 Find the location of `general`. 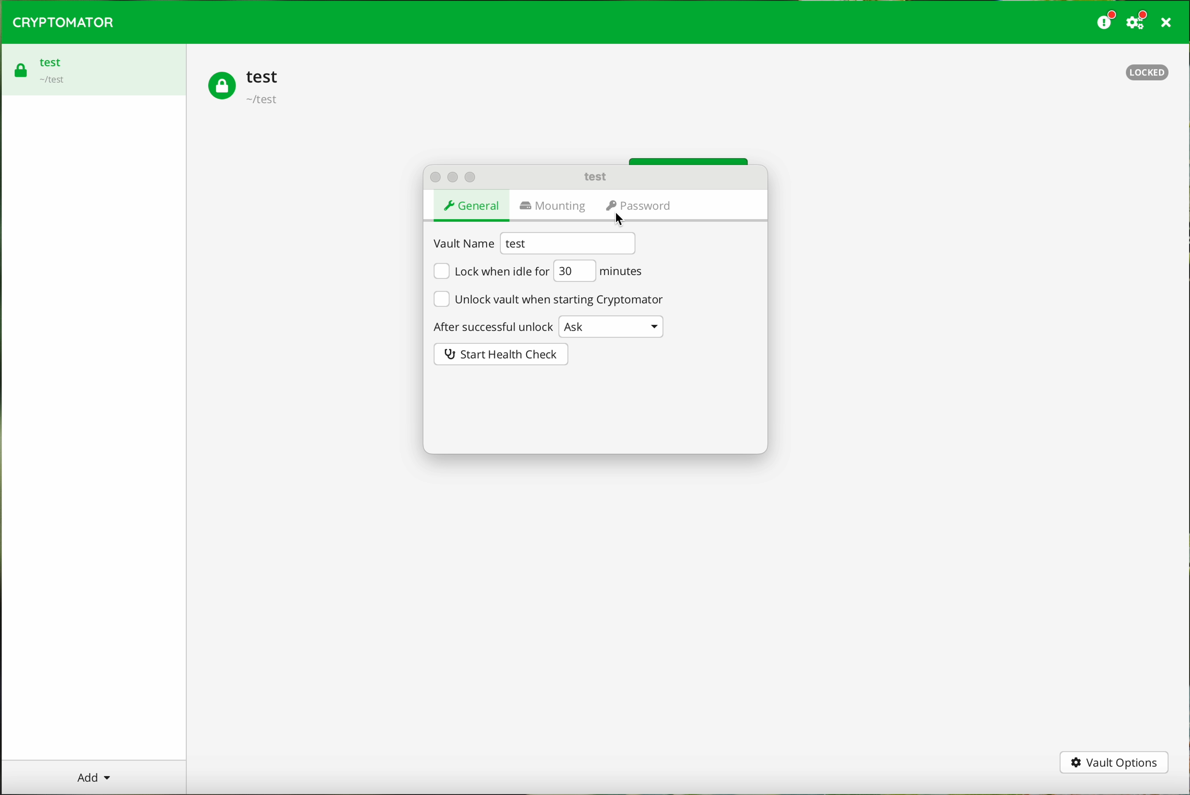

general is located at coordinates (473, 208).